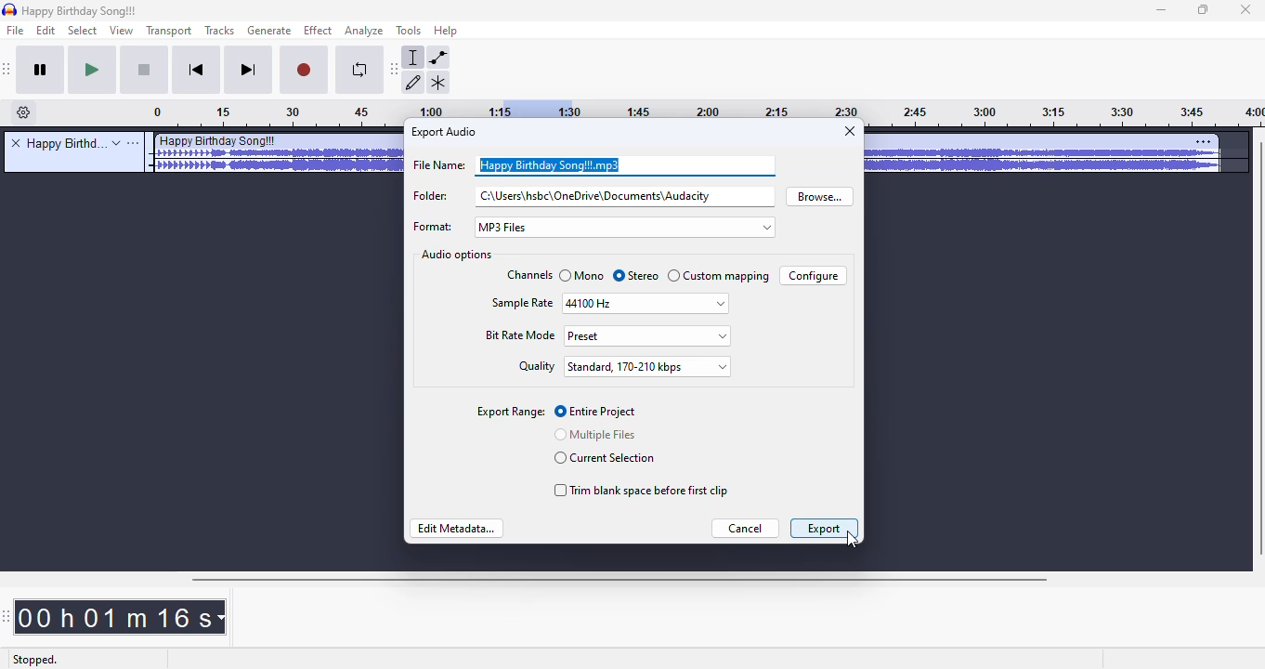 This screenshot has height=669, width=1265. What do you see at coordinates (120, 31) in the screenshot?
I see `view` at bounding box center [120, 31].